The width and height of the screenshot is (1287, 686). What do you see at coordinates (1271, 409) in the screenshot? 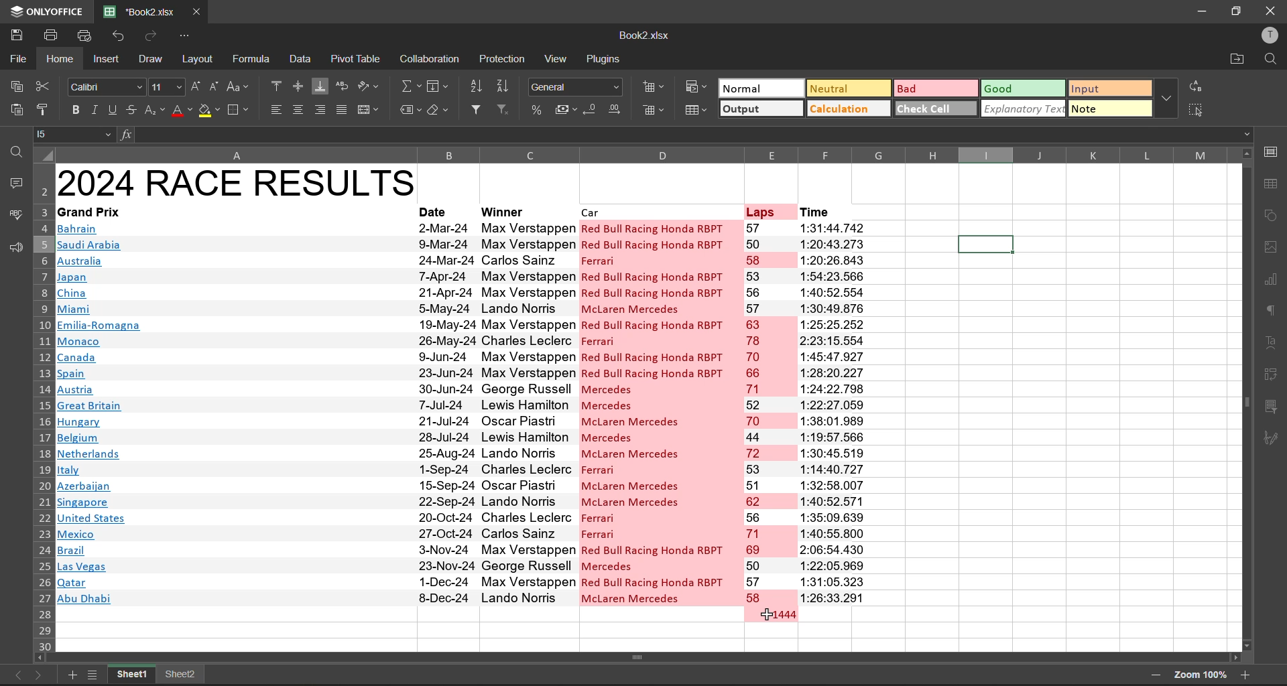
I see `slicer` at bounding box center [1271, 409].